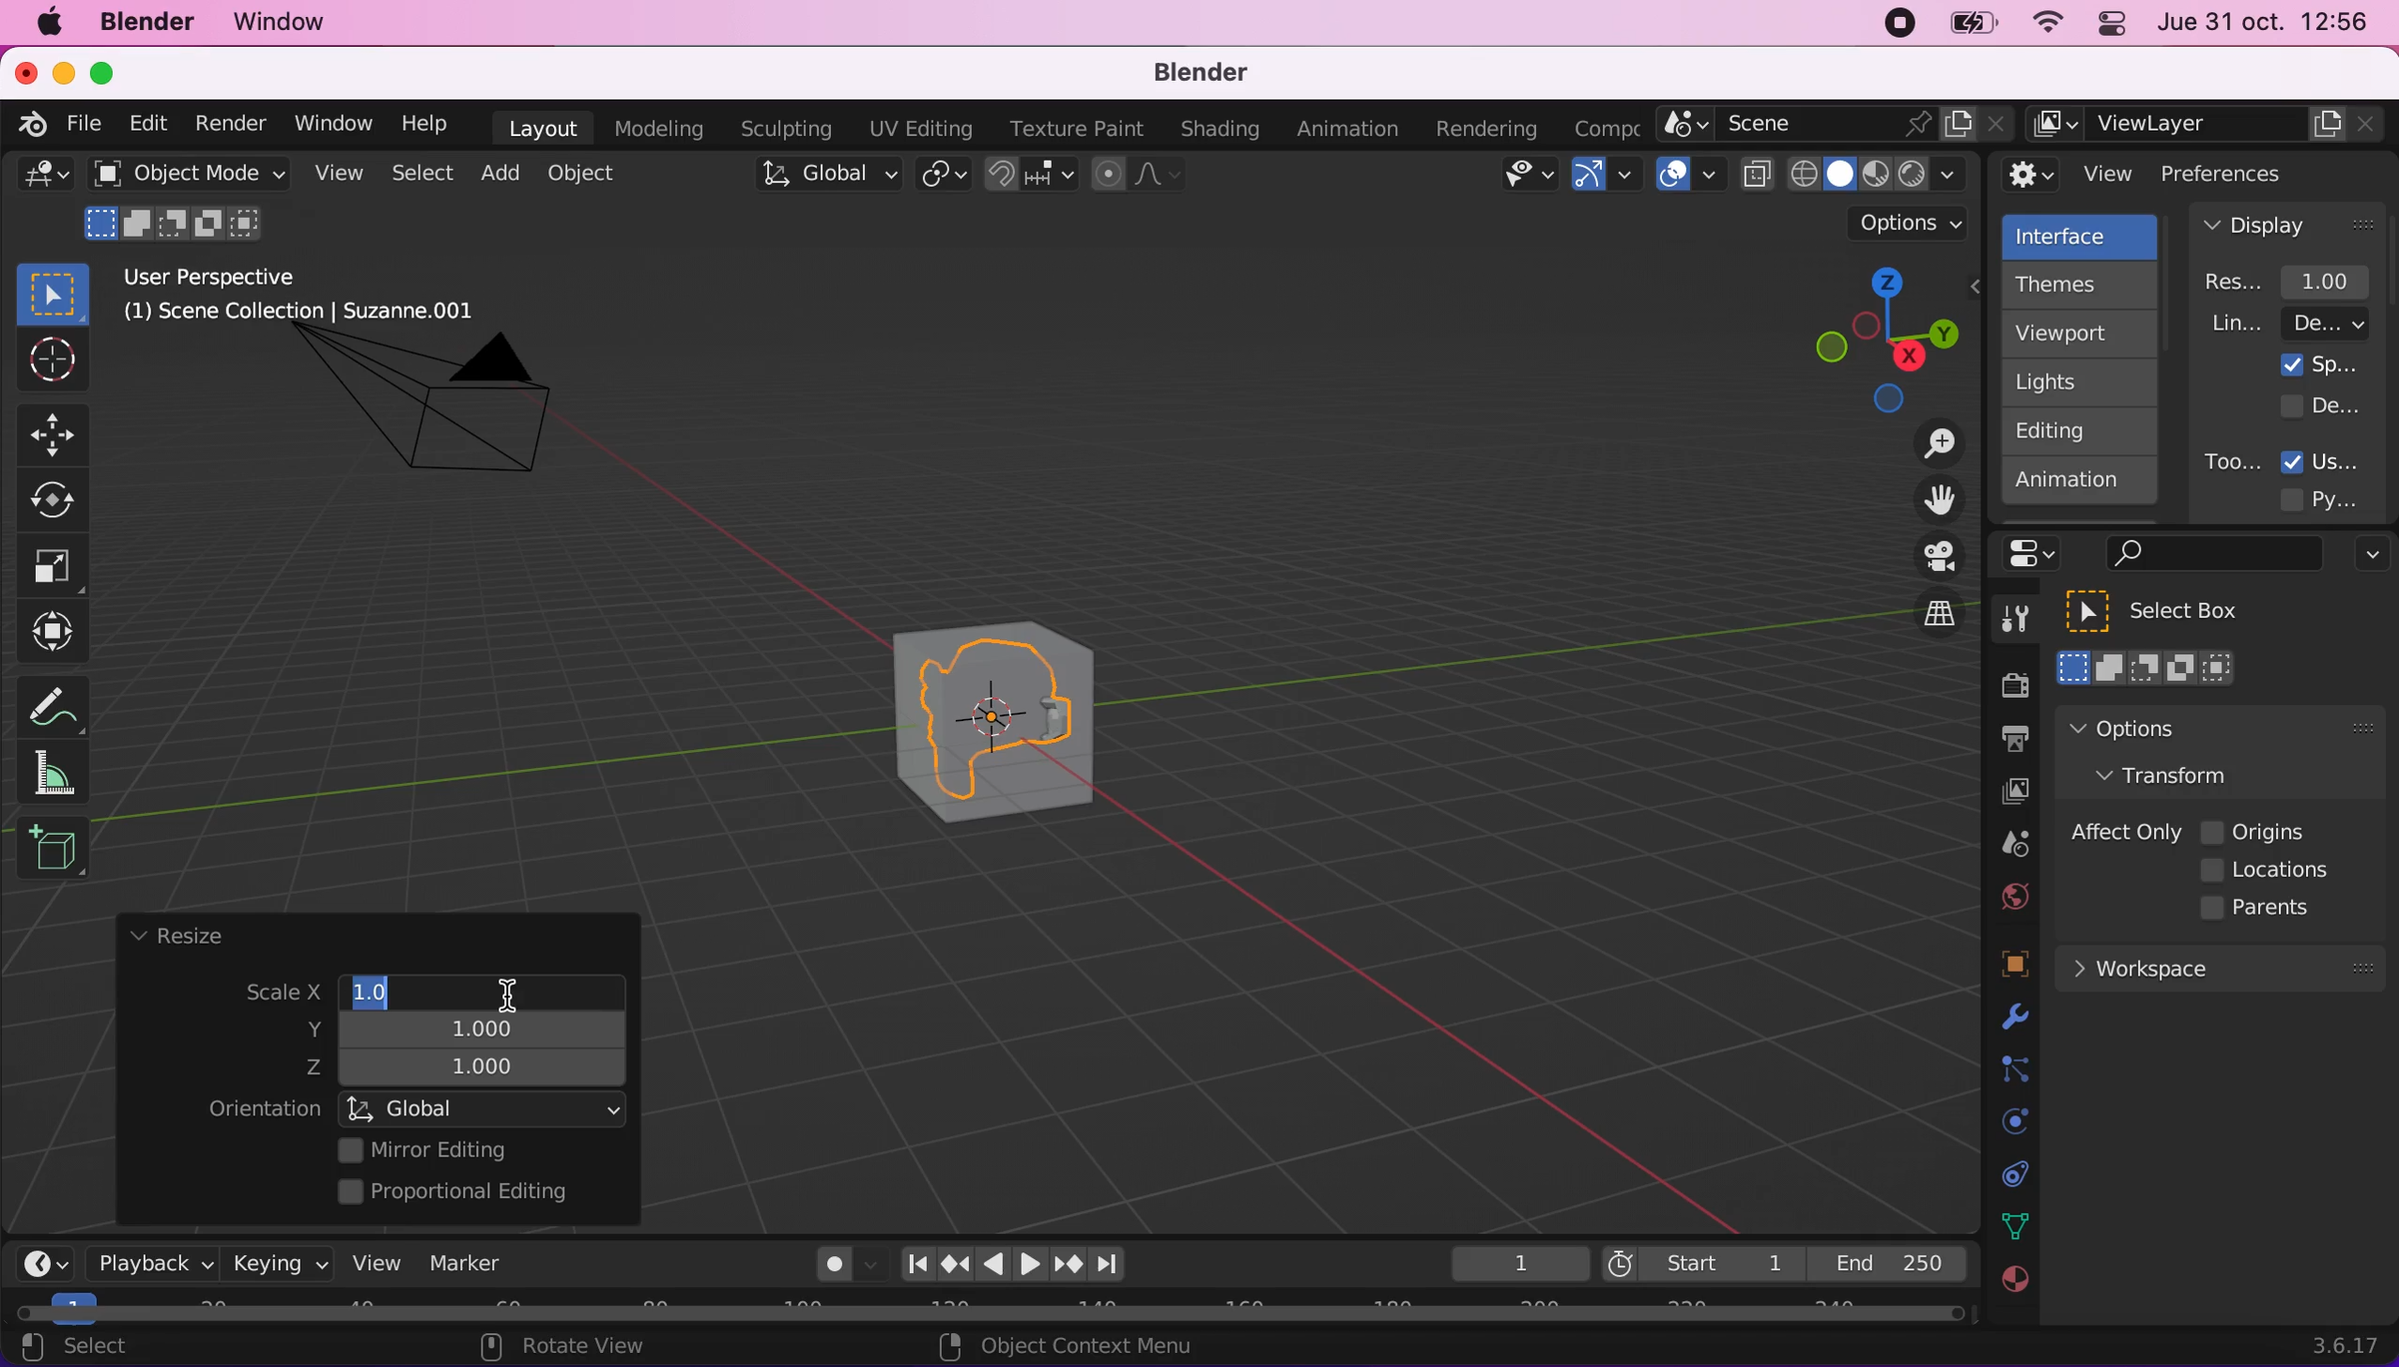 The image size is (2399, 1367). I want to click on blender, so click(1189, 74).